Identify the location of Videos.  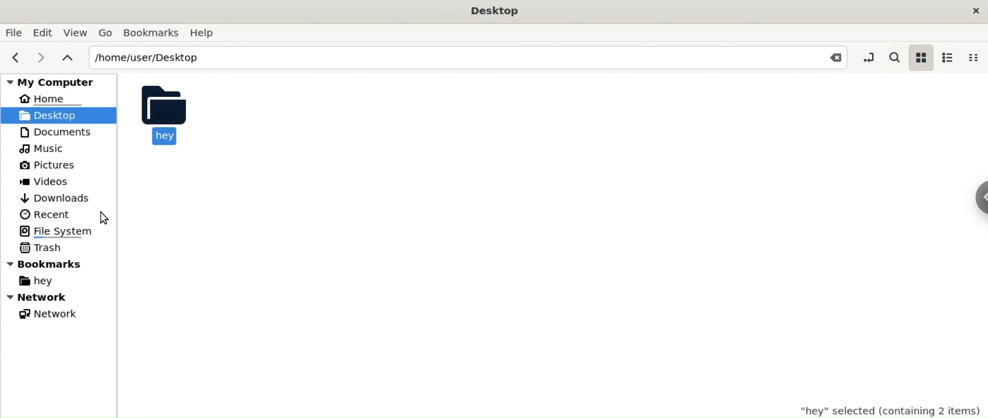
(45, 182).